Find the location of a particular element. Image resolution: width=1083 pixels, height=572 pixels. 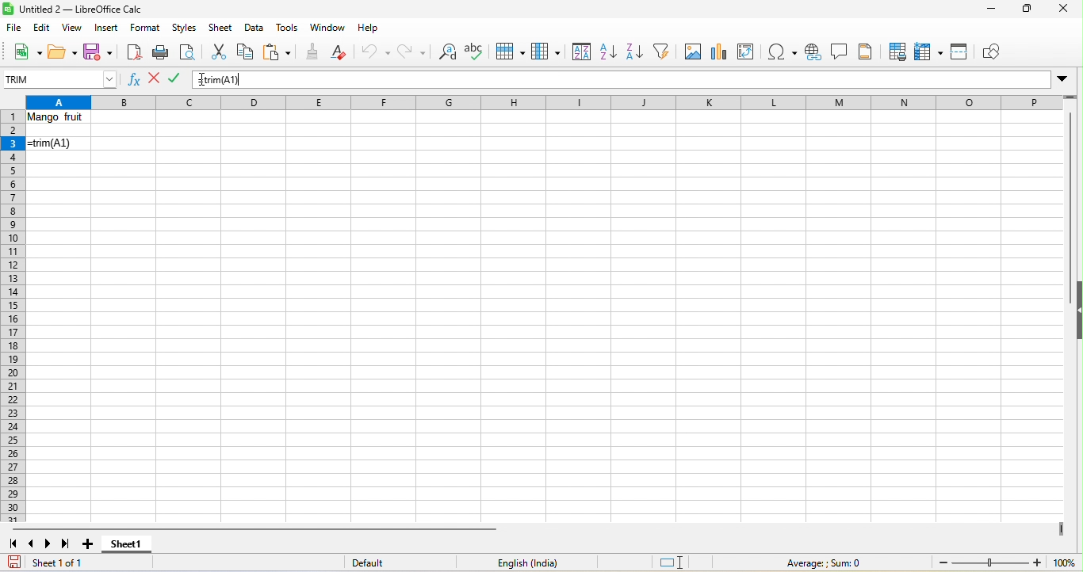

mango fruit : text having double space is located at coordinates (61, 120).